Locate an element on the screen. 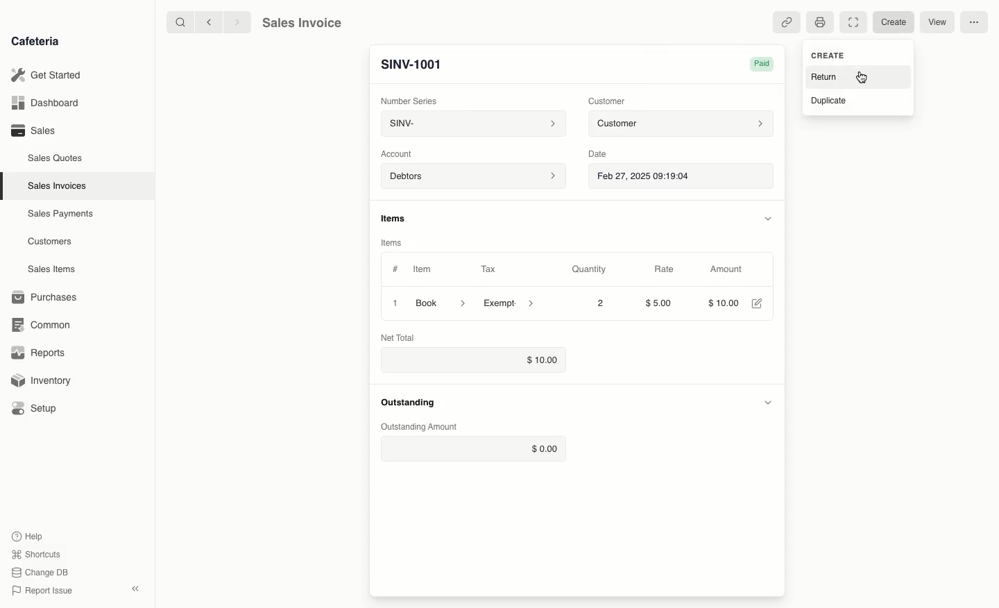 The width and height of the screenshot is (999, 608). Tax is located at coordinates (488, 269).